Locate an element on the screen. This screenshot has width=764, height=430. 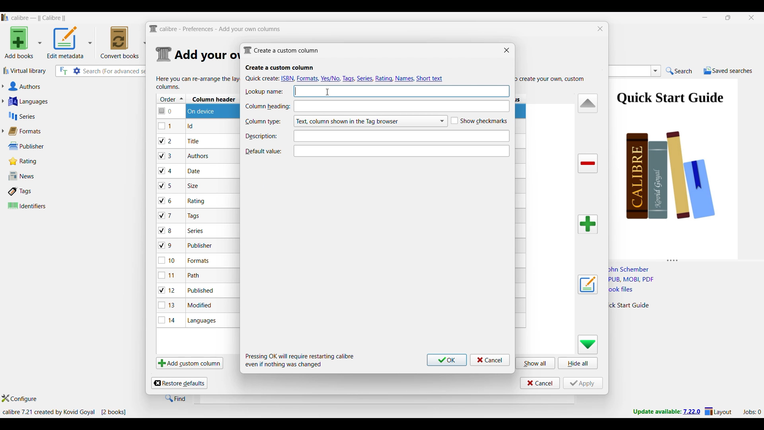
News is located at coordinates (37, 176).